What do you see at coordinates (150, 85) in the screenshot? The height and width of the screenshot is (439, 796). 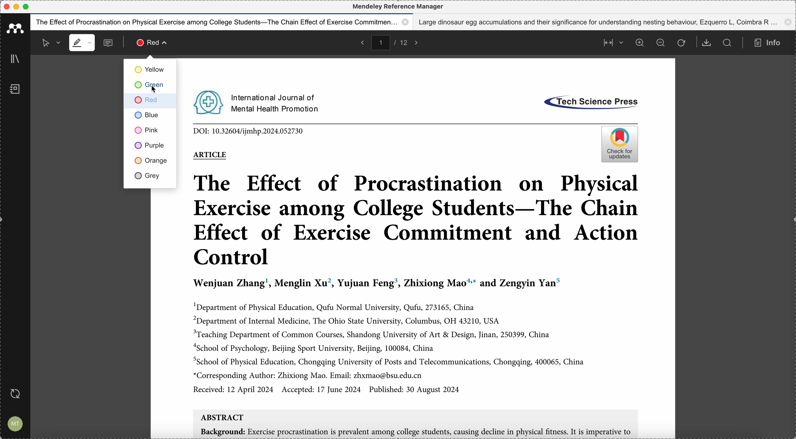 I see `click on green` at bounding box center [150, 85].